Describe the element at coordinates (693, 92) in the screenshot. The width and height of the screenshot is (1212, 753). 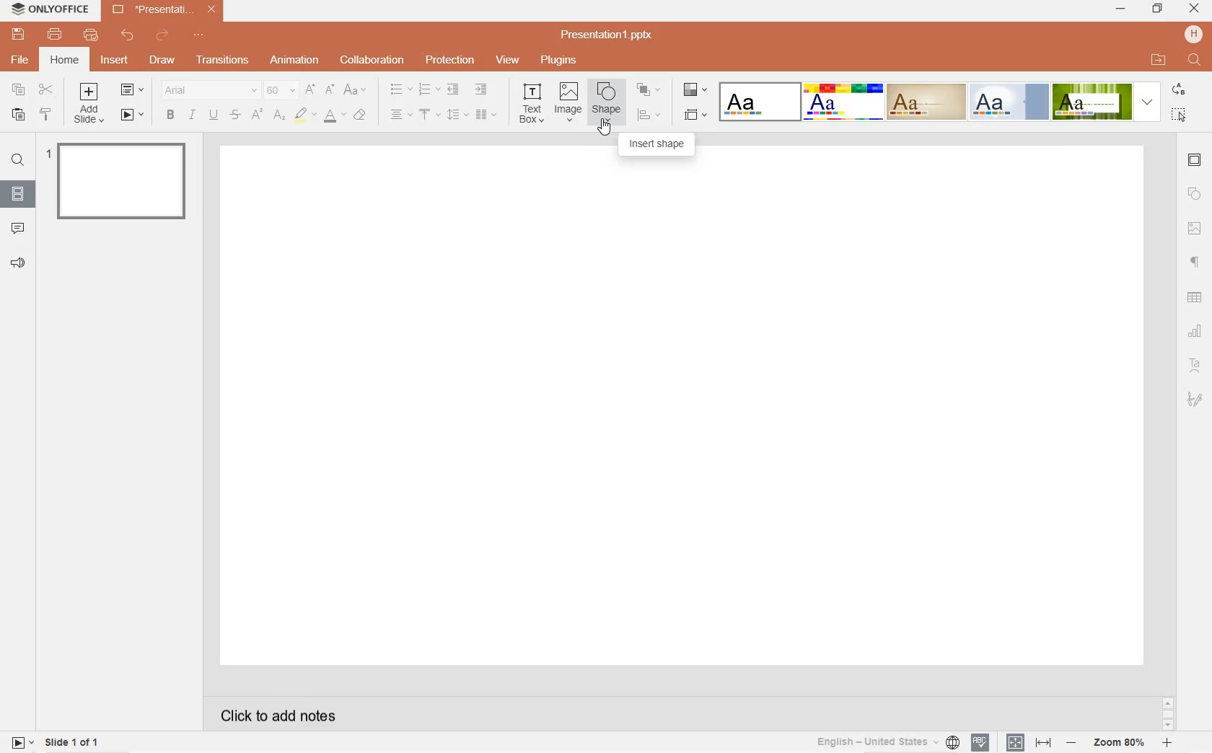
I see `change color theme` at that location.